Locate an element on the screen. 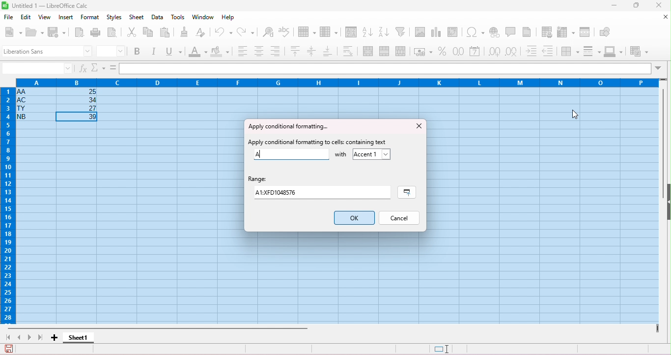  split  is located at coordinates (586, 31).